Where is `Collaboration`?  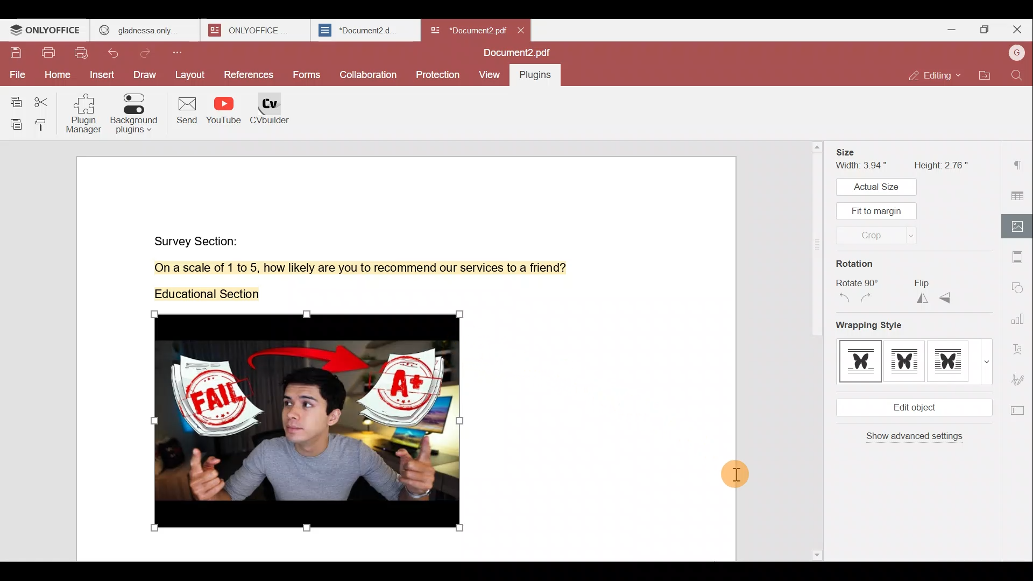 Collaboration is located at coordinates (367, 74).